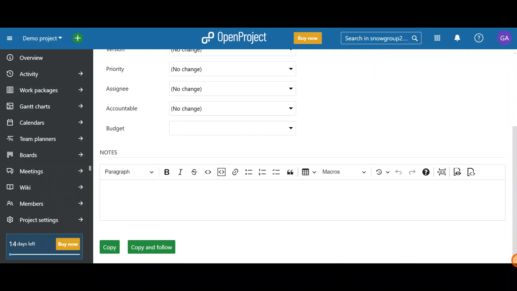  What do you see at coordinates (47, 72) in the screenshot?
I see `Activity` at bounding box center [47, 72].